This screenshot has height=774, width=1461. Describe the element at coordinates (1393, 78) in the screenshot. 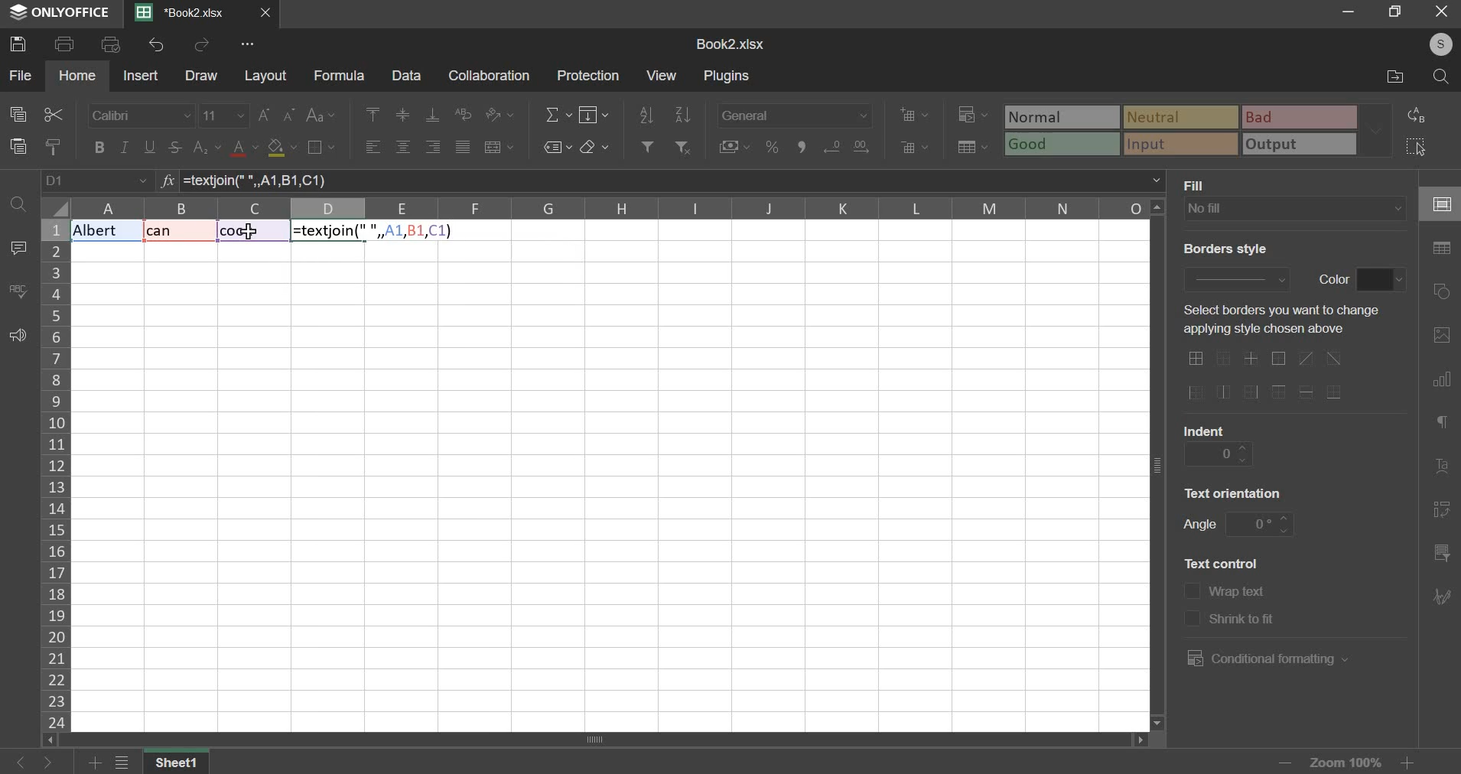

I see `file location` at that location.